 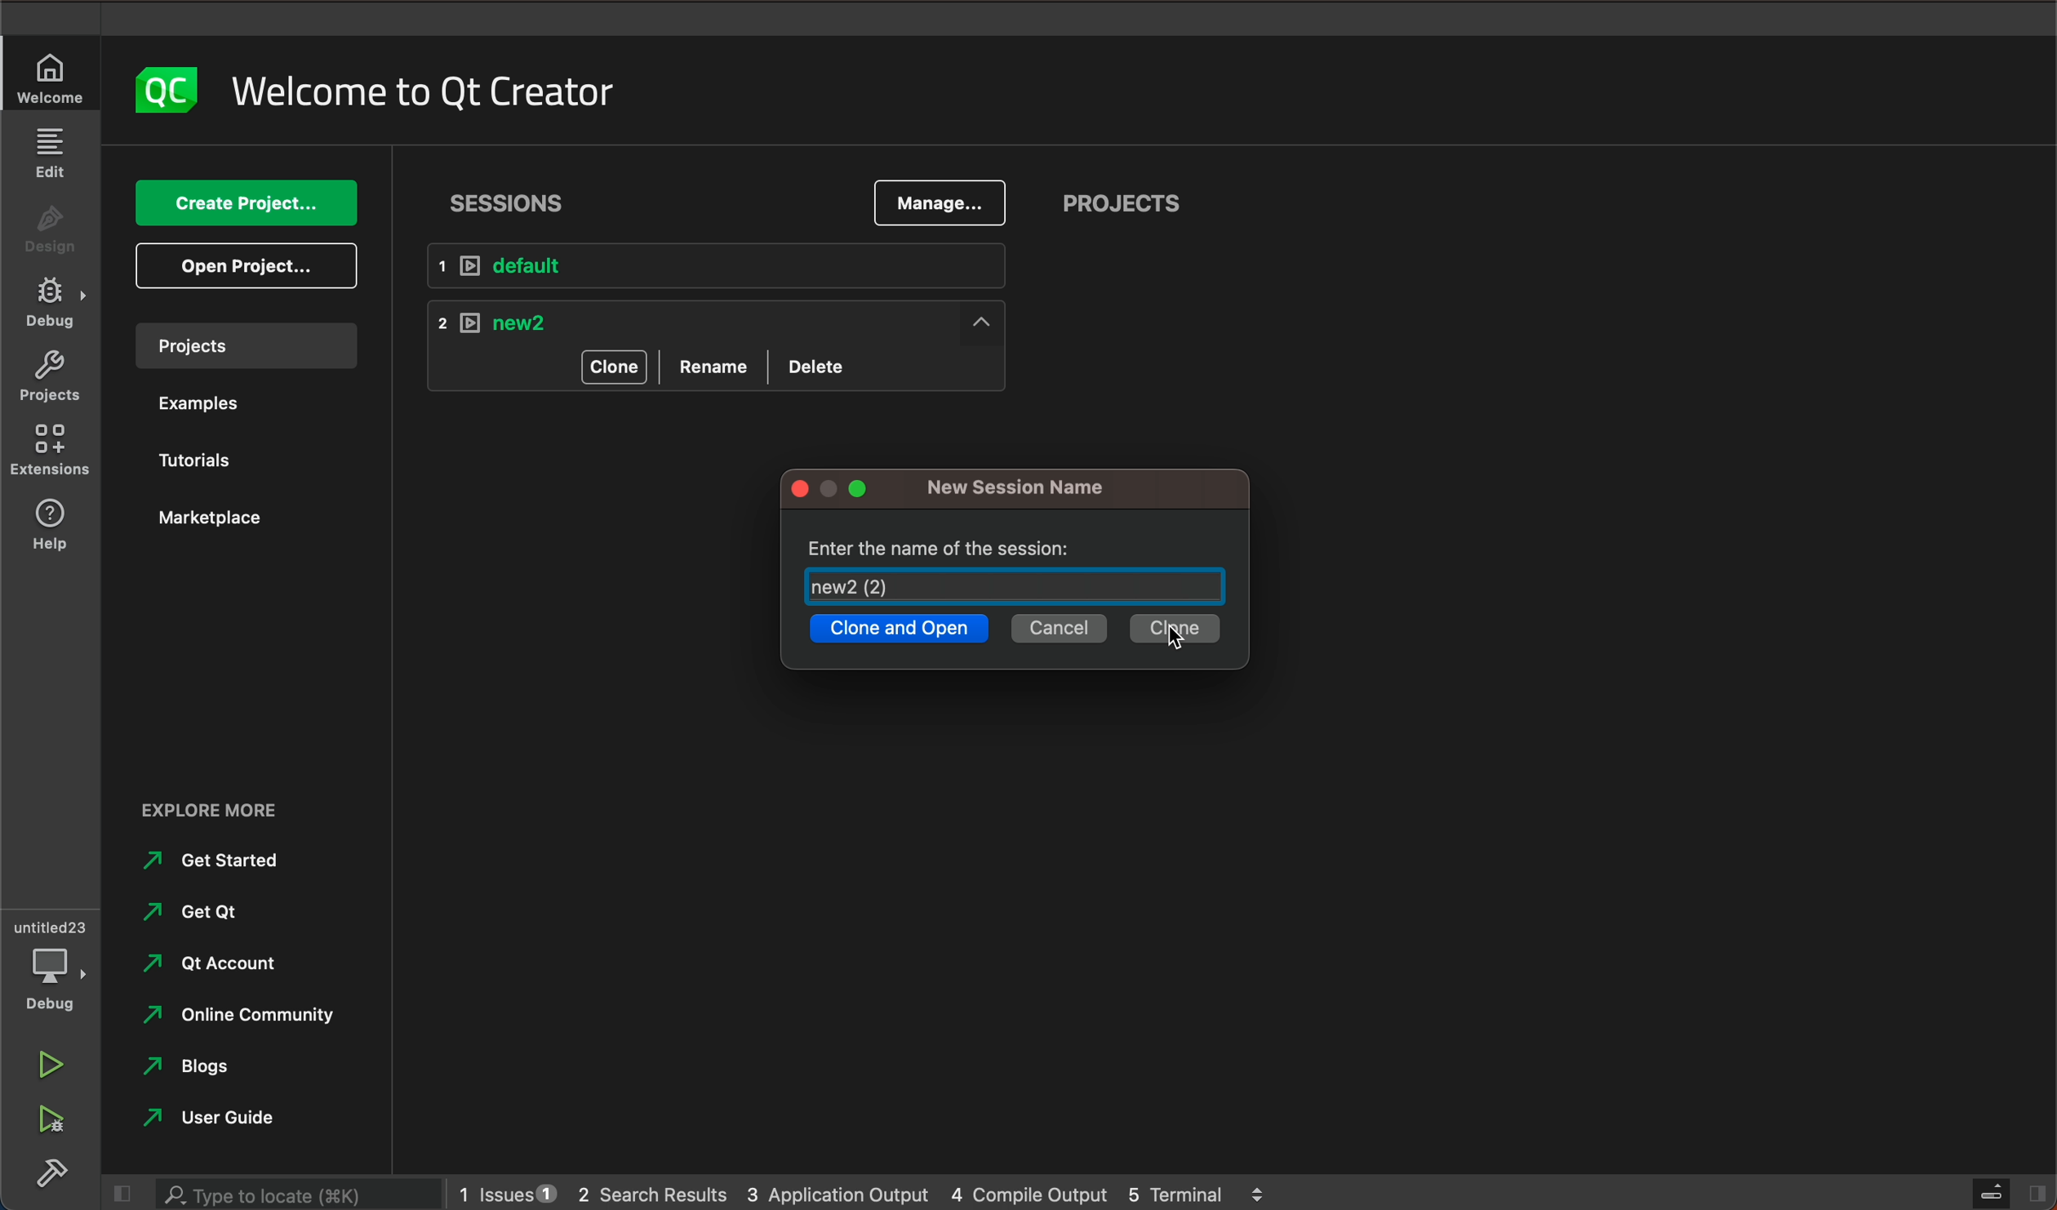 I want to click on projects, so click(x=51, y=378).